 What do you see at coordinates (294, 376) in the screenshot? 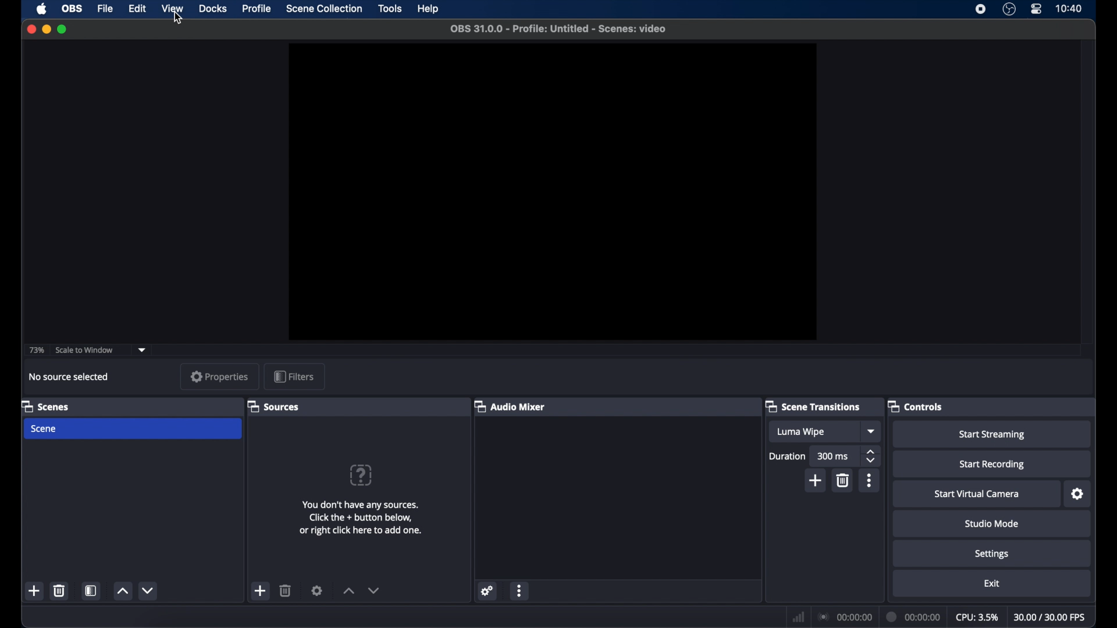
I see `filters` at bounding box center [294, 376].